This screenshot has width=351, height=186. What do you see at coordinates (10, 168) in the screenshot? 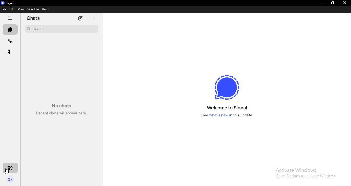
I see `settings` at bounding box center [10, 168].